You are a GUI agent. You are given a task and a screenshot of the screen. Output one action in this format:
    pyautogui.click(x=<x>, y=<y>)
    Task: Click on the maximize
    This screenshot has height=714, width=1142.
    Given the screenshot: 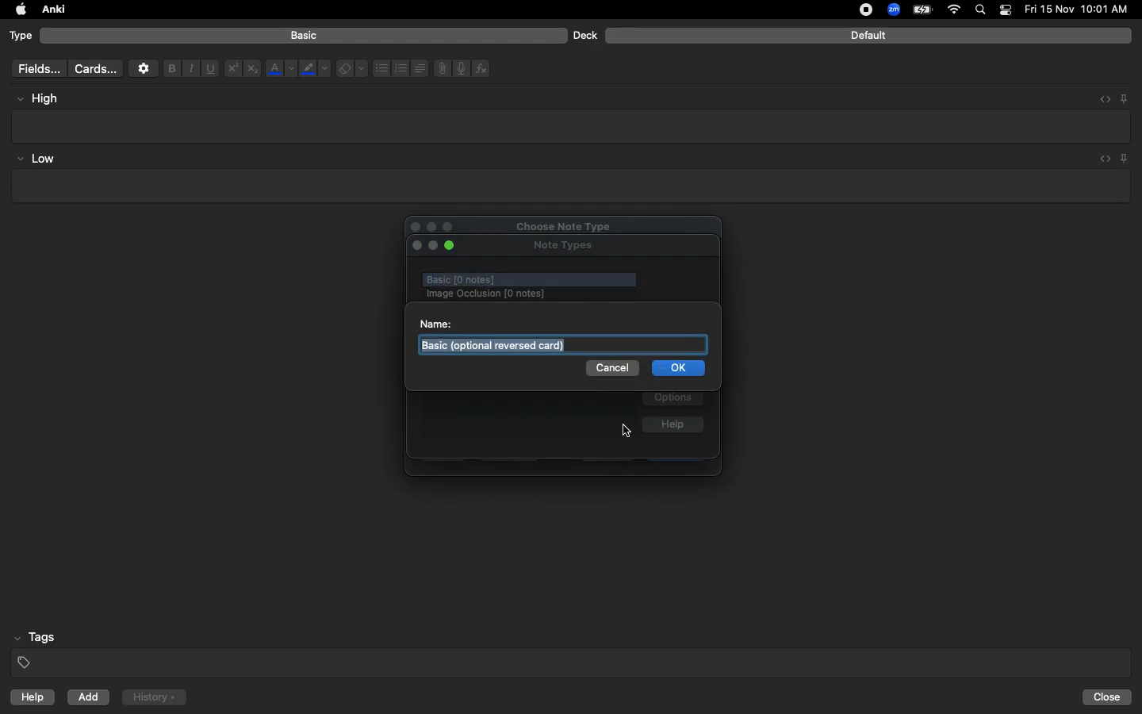 What is the action you would take?
    pyautogui.click(x=452, y=246)
    